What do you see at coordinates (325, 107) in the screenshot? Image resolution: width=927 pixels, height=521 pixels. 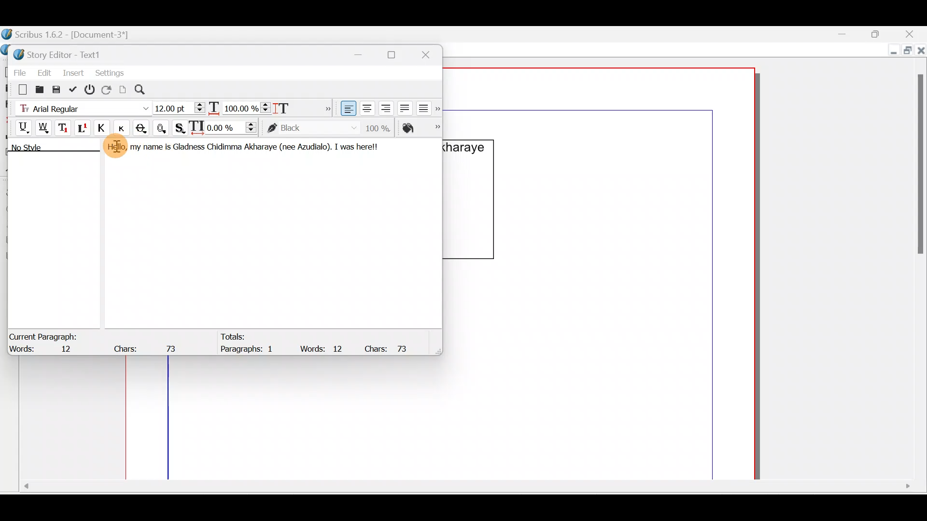 I see `More` at bounding box center [325, 107].